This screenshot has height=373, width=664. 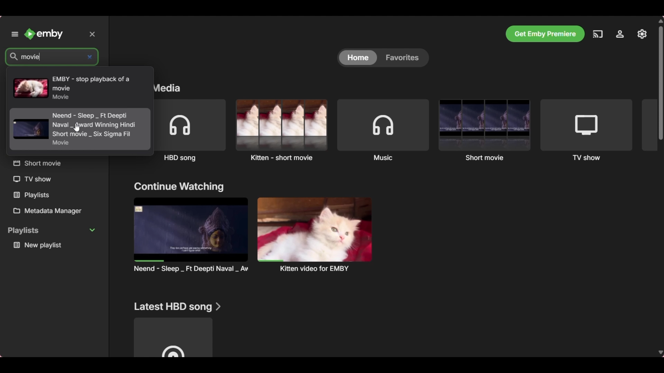 I want to click on Get Emby premier, so click(x=546, y=34).